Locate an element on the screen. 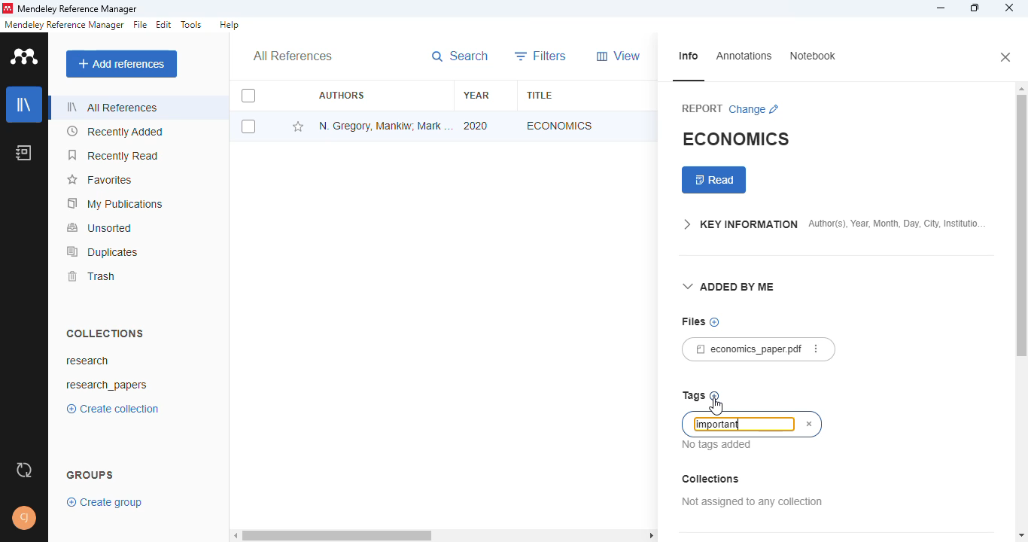 This screenshot has width=1028, height=542. mendeley reference manager is located at coordinates (64, 24).